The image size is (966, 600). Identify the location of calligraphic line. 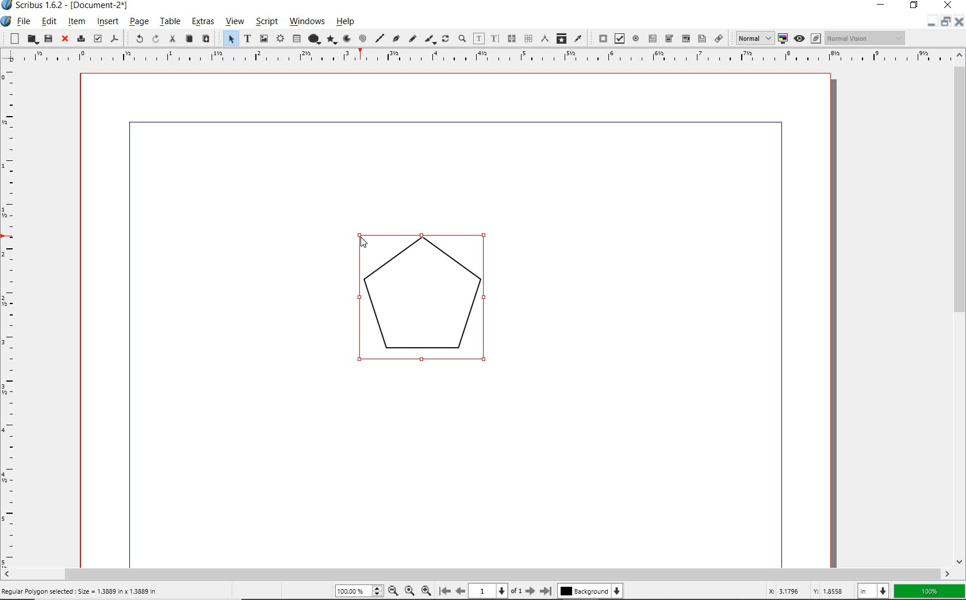
(430, 39).